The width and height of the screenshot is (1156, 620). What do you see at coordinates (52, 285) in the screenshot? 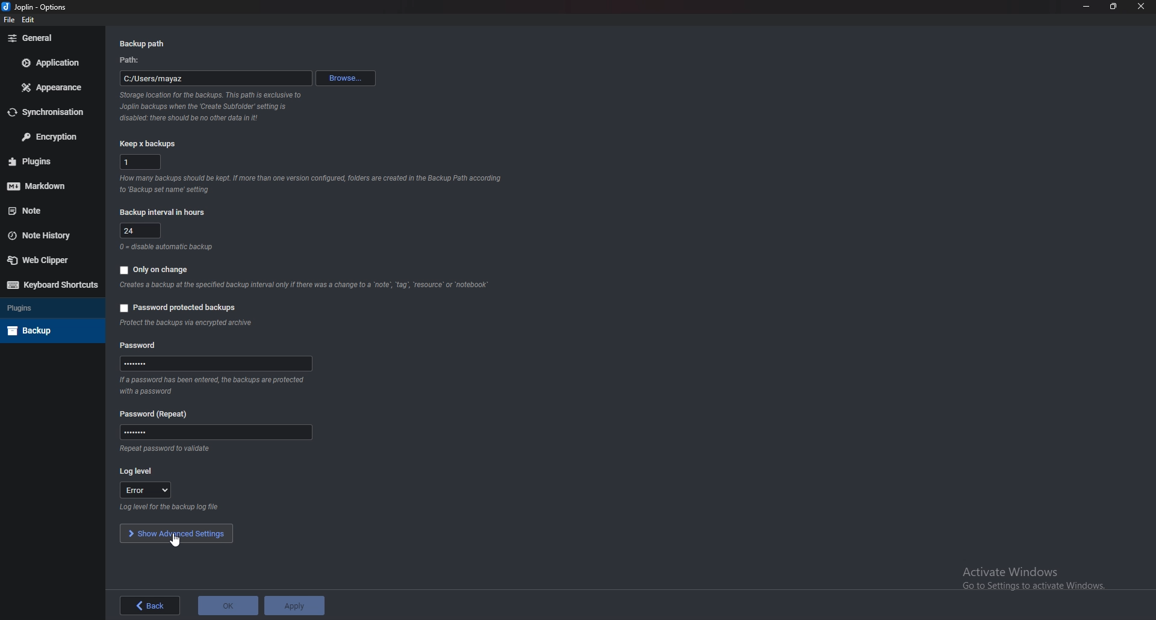
I see `Keyboard shortcuts` at bounding box center [52, 285].